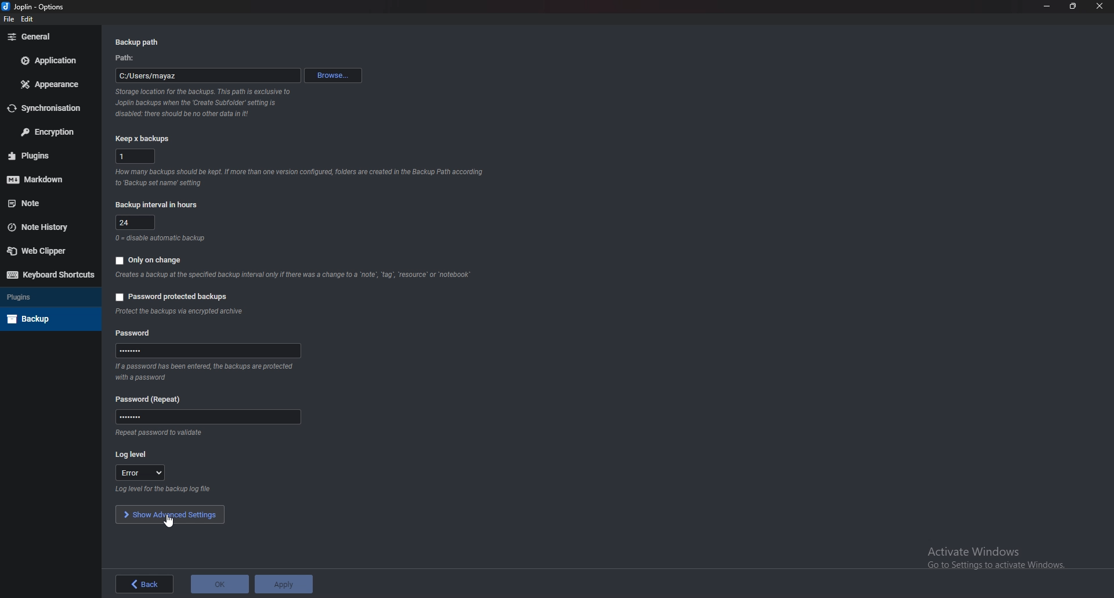 The image size is (1114, 598). What do you see at coordinates (299, 177) in the screenshot?
I see `info` at bounding box center [299, 177].